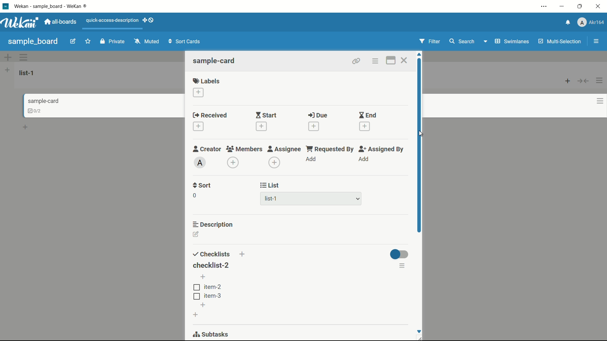 The width and height of the screenshot is (607, 341). What do you see at coordinates (195, 195) in the screenshot?
I see `0` at bounding box center [195, 195].